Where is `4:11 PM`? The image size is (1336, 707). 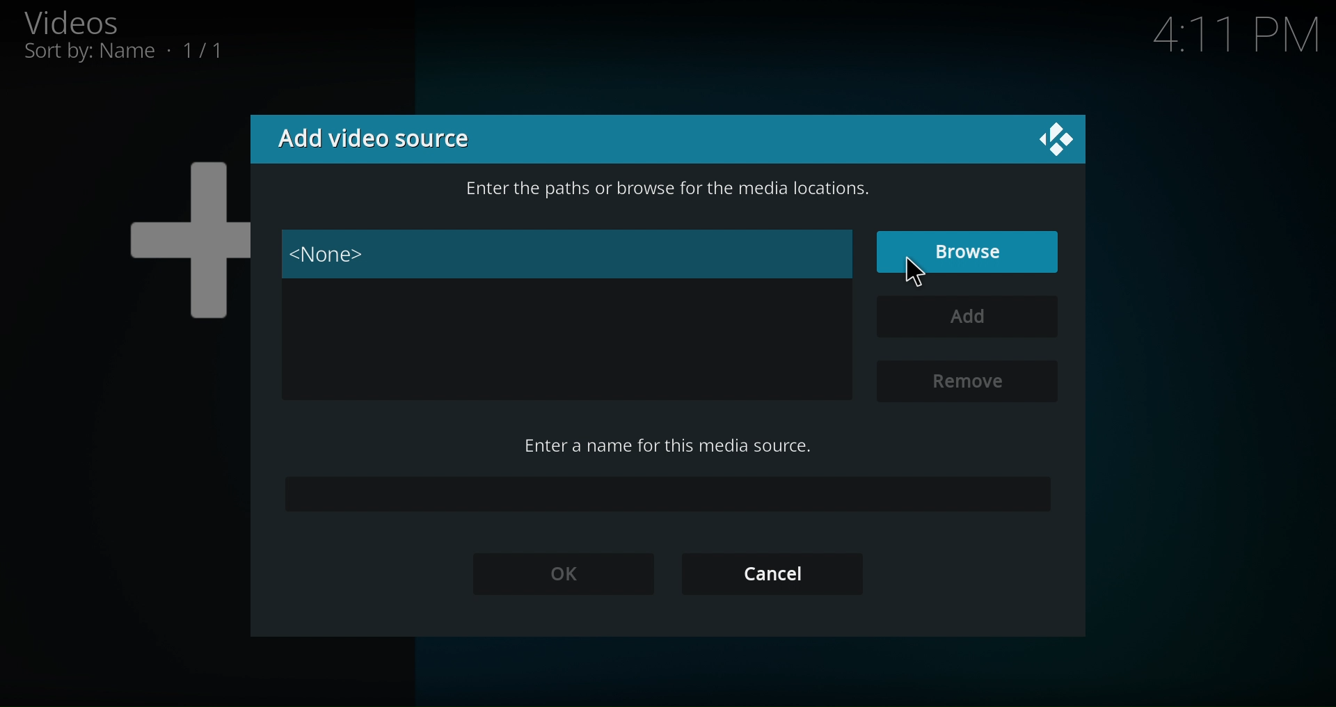
4:11 PM is located at coordinates (1235, 38).